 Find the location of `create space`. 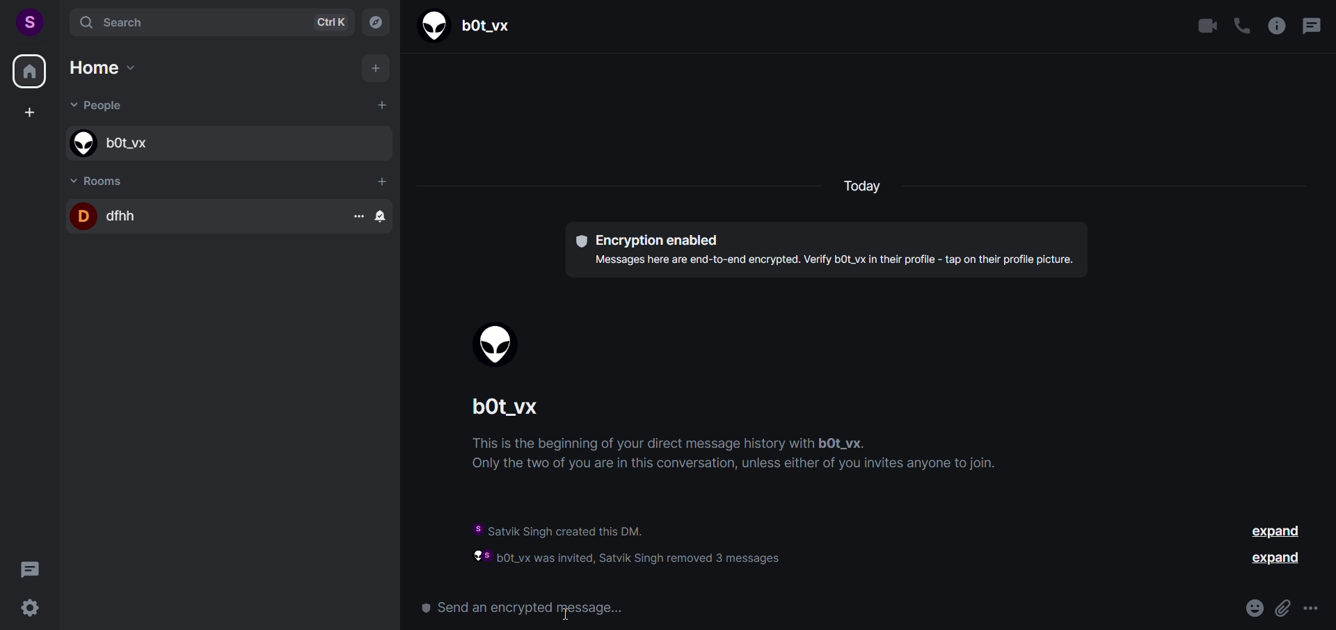

create space is located at coordinates (29, 113).